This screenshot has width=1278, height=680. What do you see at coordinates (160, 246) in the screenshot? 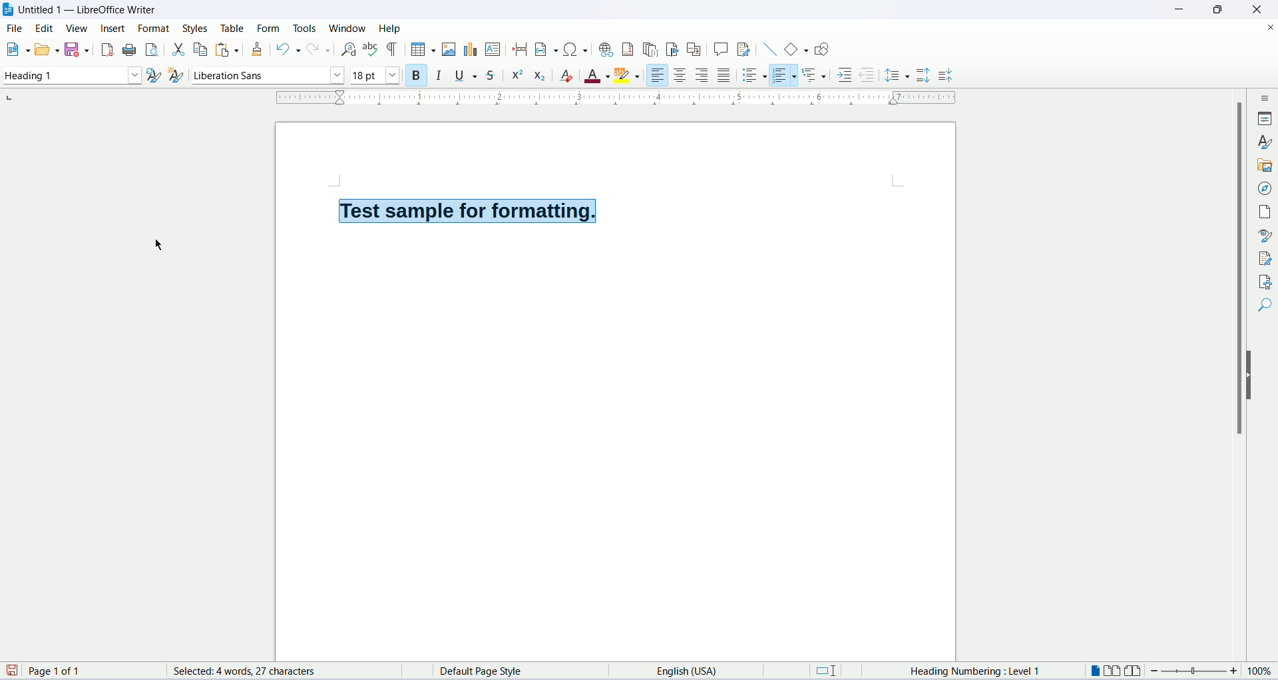
I see `cursor` at bounding box center [160, 246].